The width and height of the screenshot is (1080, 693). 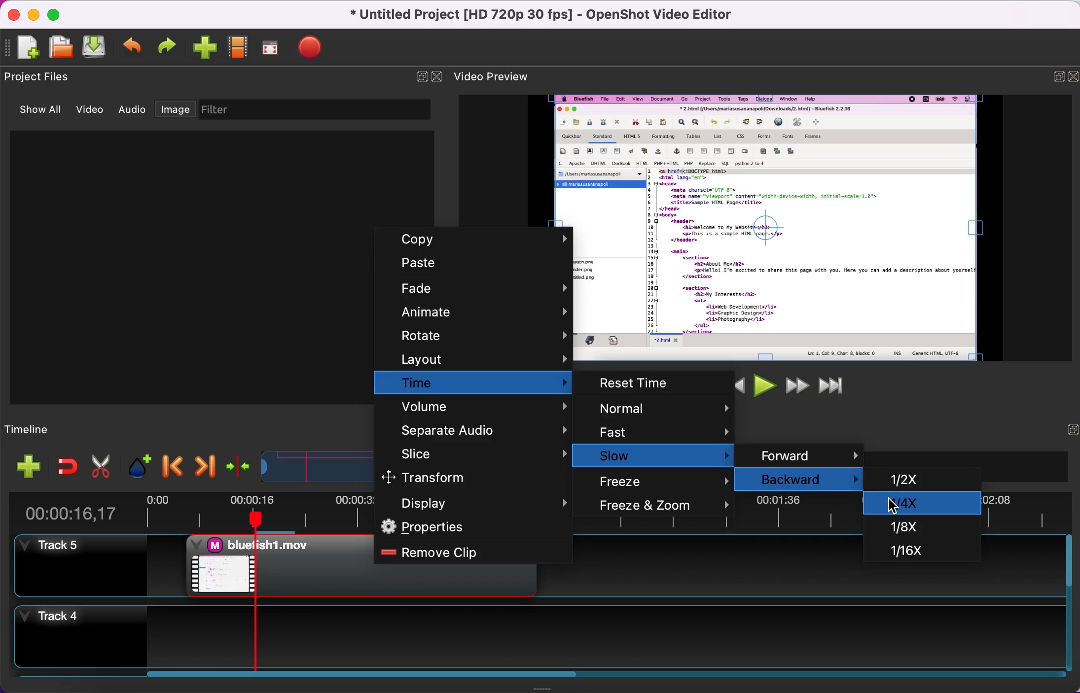 What do you see at coordinates (470, 553) in the screenshot?
I see `remove clip` at bounding box center [470, 553].